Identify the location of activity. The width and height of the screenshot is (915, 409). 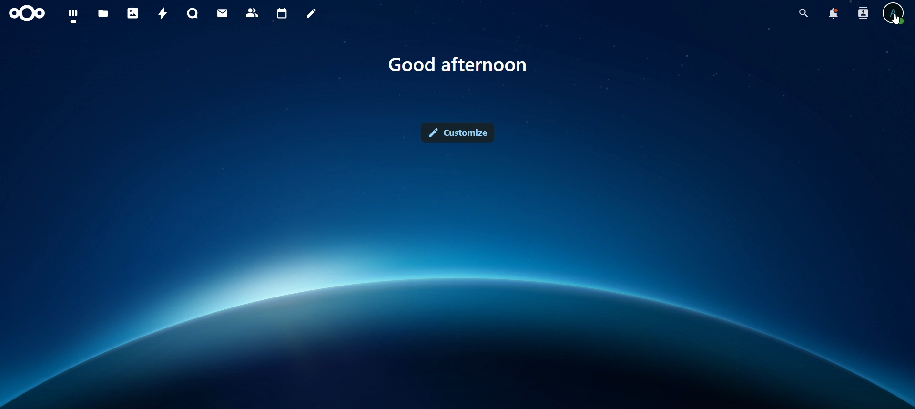
(161, 14).